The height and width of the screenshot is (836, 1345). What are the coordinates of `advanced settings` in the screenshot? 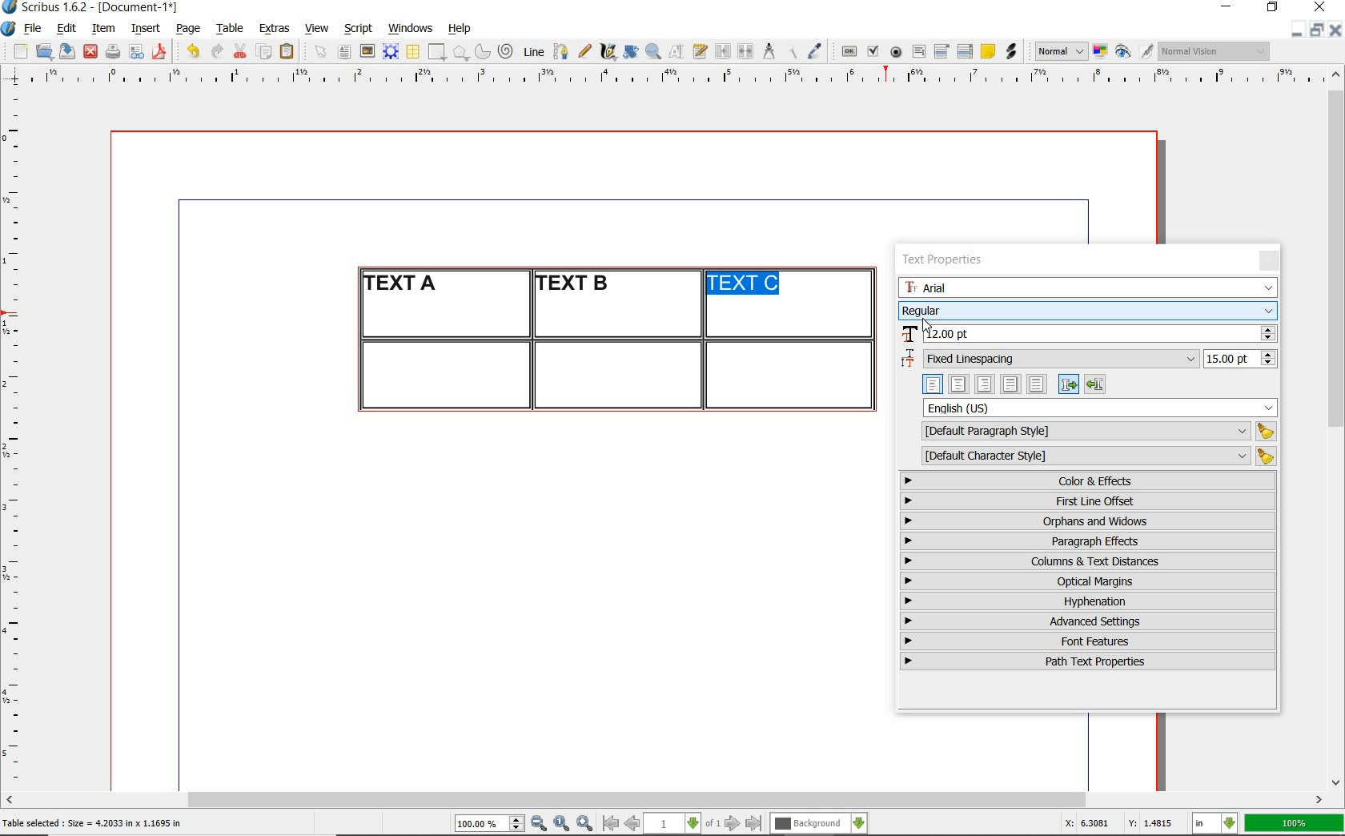 It's located at (1086, 621).